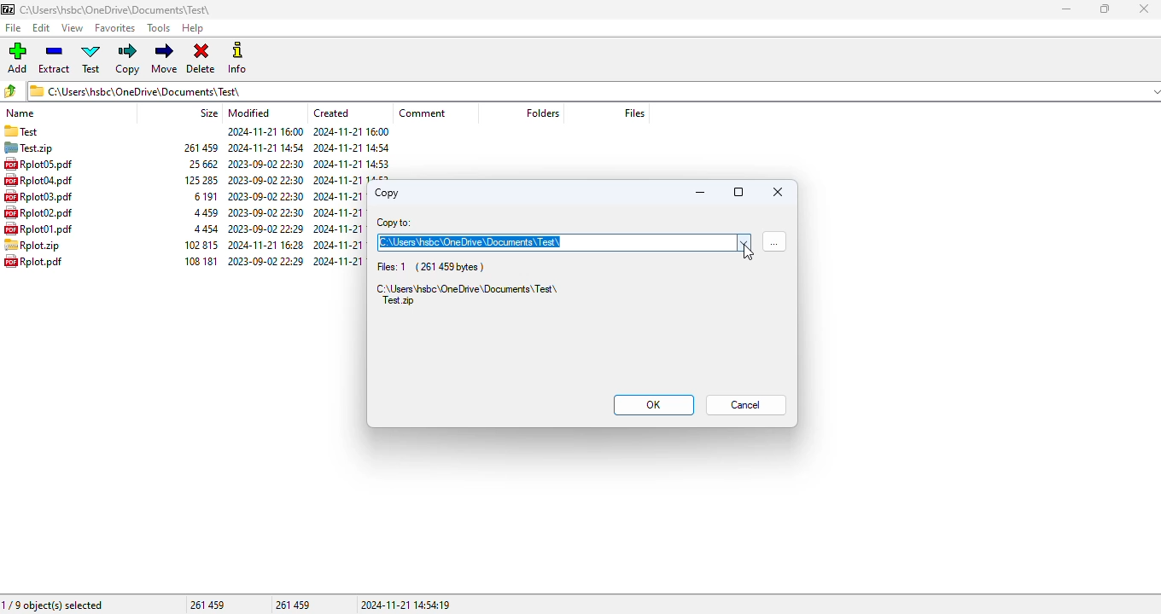  Describe the element at coordinates (207, 605) in the screenshot. I see `261 459` at that location.